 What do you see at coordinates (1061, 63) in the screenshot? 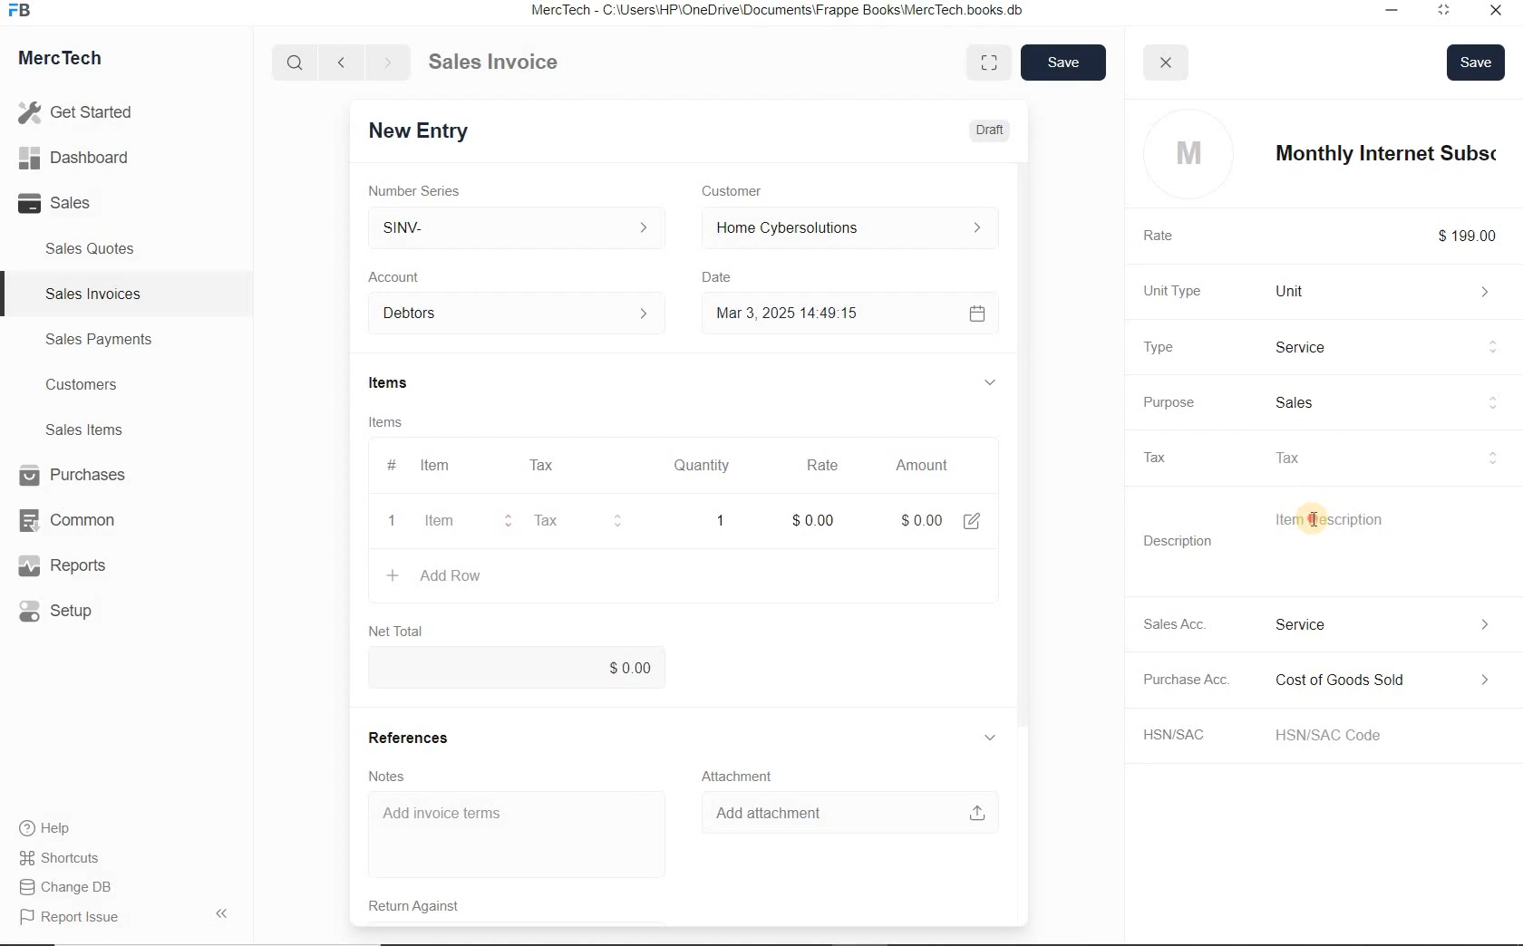
I see `save` at bounding box center [1061, 63].